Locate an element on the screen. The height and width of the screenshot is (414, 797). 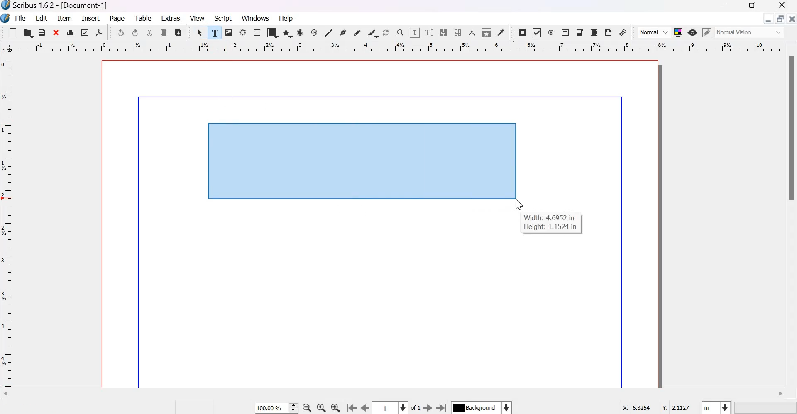
text frame is located at coordinates (359, 162).